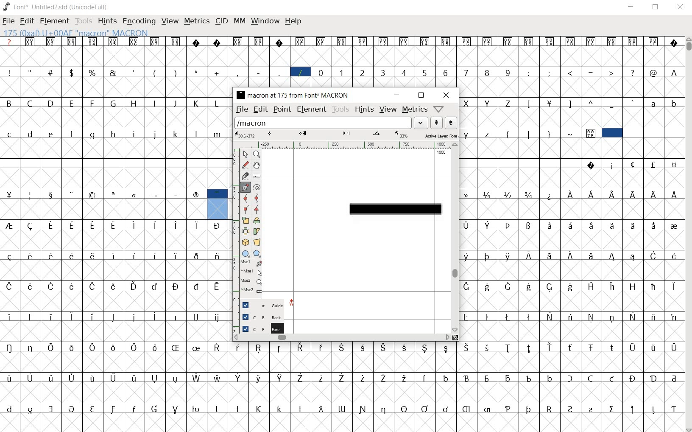 The image size is (692, 432). Describe the element at coordinates (156, 348) in the screenshot. I see `Symbol` at that location.